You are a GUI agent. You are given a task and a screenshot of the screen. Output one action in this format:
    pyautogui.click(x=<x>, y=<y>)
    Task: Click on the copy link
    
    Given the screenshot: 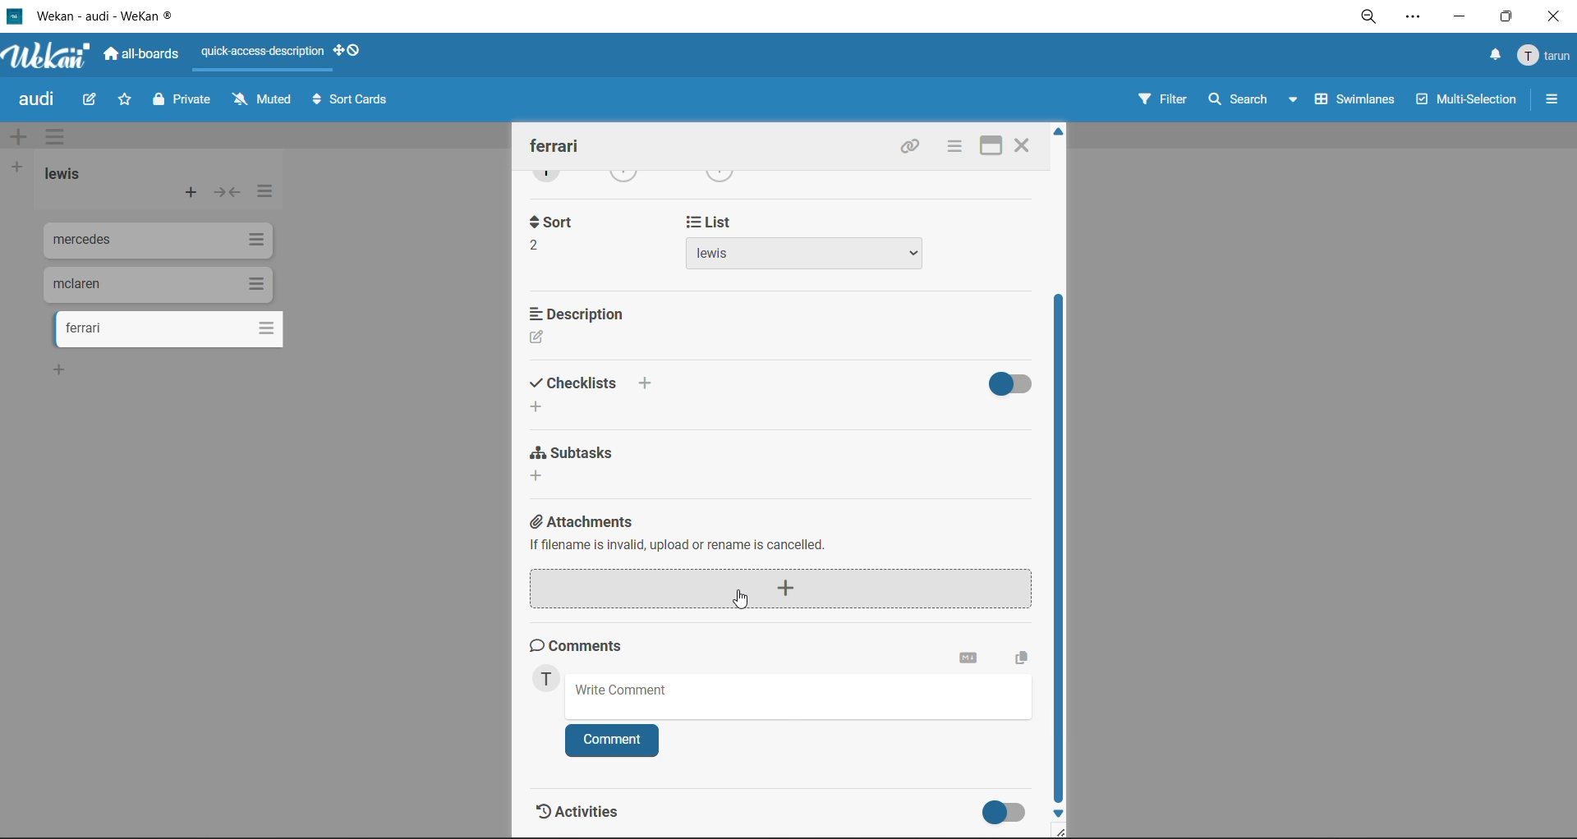 What is the action you would take?
    pyautogui.click(x=909, y=149)
    